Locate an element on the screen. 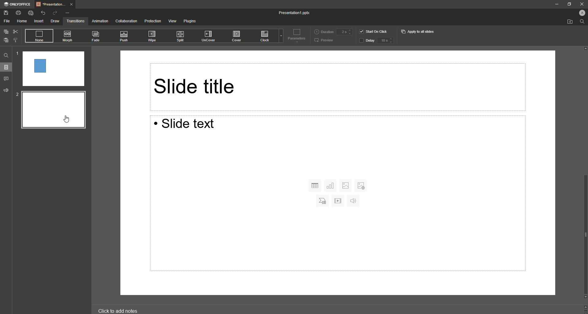 This screenshot has height=314, width=588. View is located at coordinates (172, 21).